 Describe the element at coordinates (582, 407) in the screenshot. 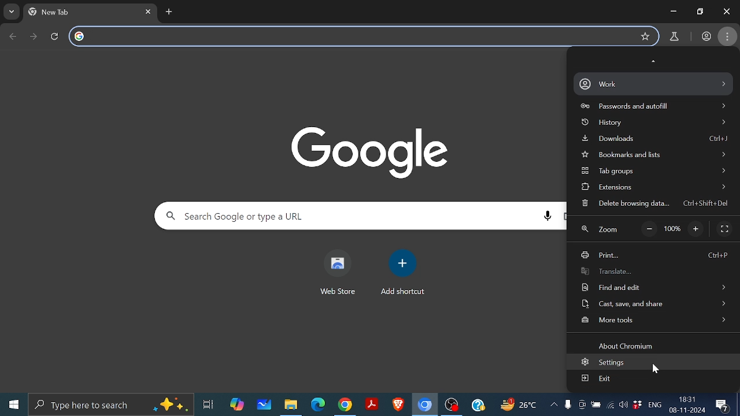

I see `meet` at that location.